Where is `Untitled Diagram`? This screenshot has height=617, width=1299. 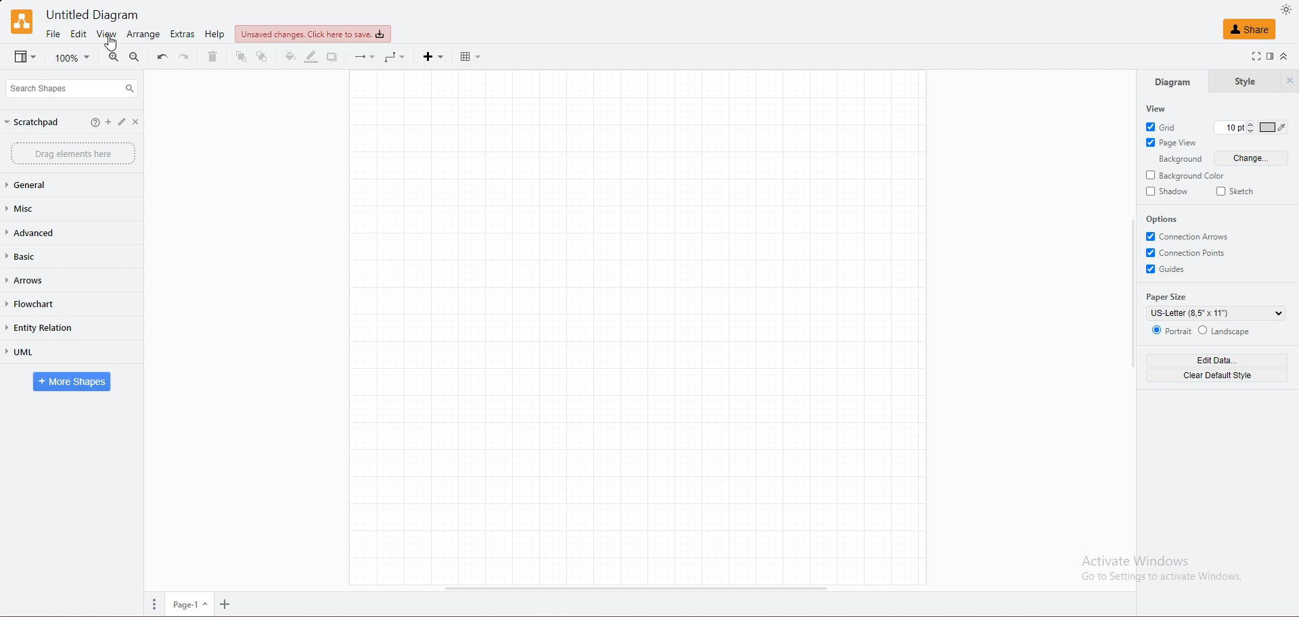 Untitled Diagram is located at coordinates (97, 14).